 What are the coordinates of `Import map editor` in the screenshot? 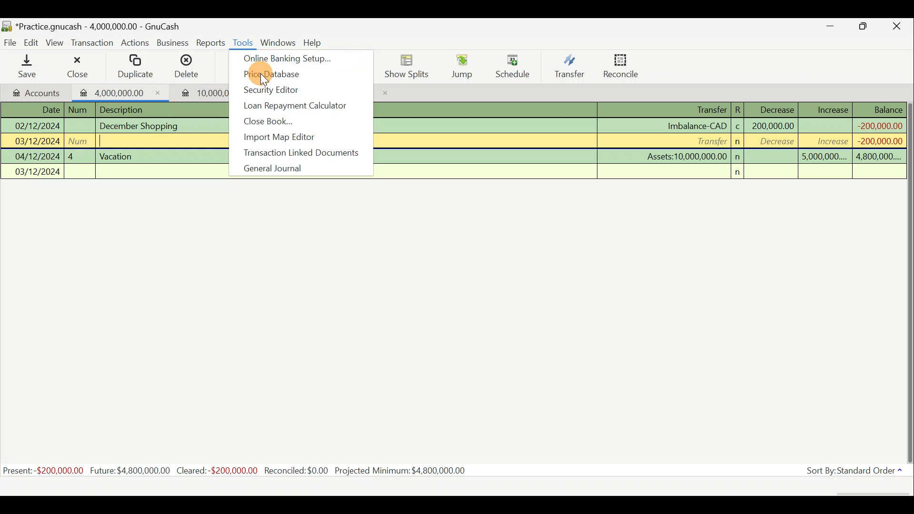 It's located at (281, 137).